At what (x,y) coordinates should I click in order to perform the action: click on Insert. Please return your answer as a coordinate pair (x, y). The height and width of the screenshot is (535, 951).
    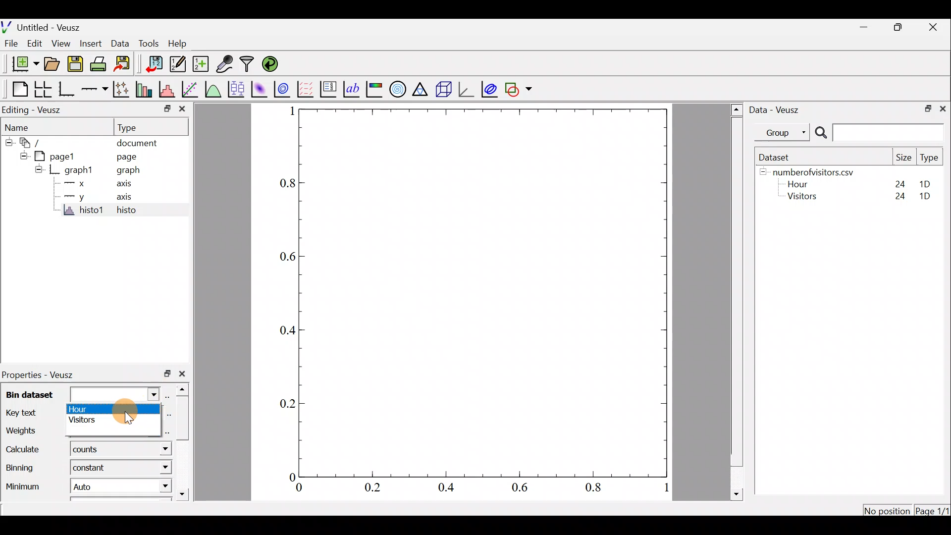
    Looking at the image, I should click on (91, 43).